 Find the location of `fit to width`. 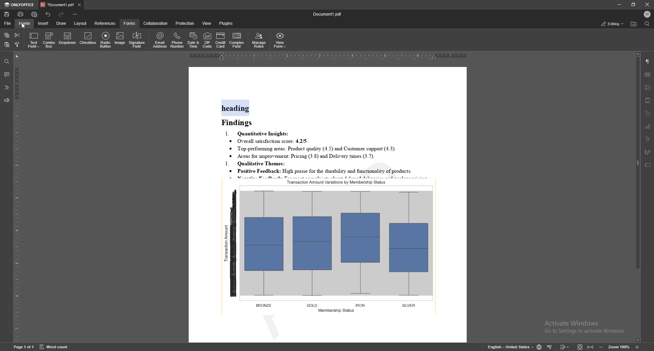

fit to width is located at coordinates (590, 348).